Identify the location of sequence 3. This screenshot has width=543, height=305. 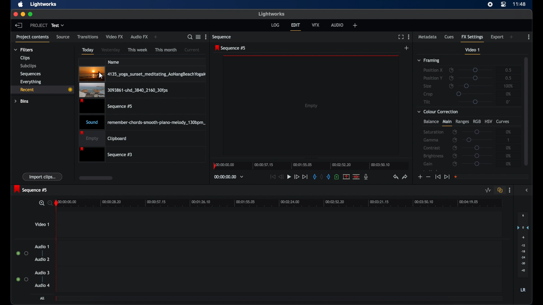
(106, 154).